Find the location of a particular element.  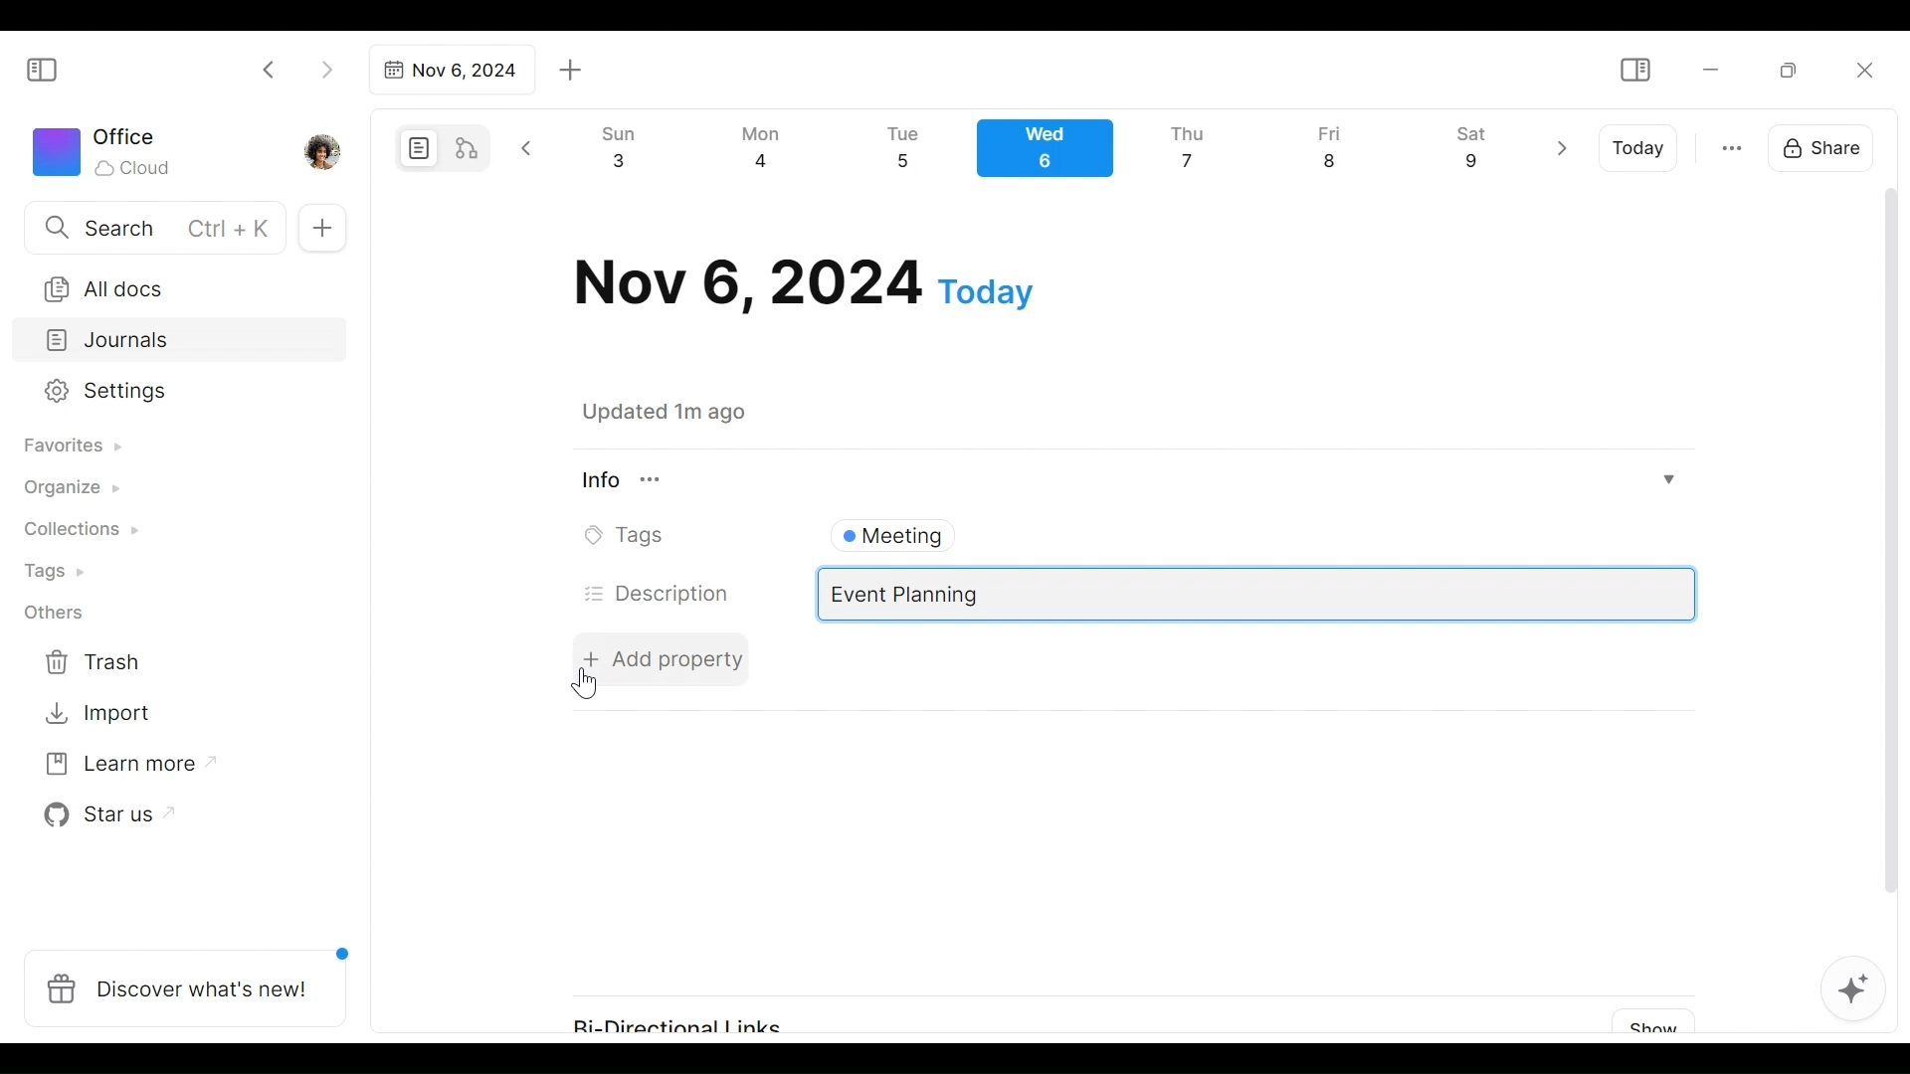

Workspace icon is located at coordinates (105, 149).